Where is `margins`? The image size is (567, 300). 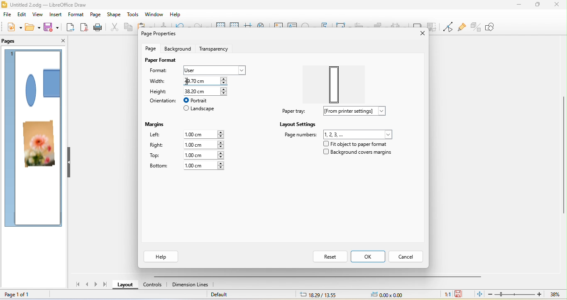 margins is located at coordinates (156, 125).